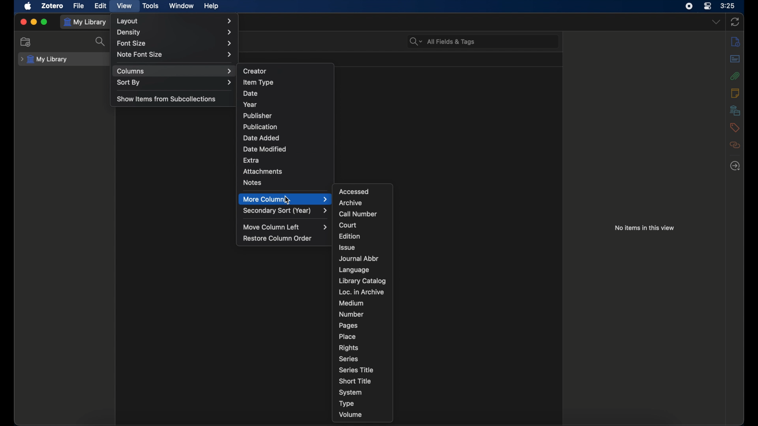 The image size is (758, 426). What do you see at coordinates (348, 348) in the screenshot?
I see `rights` at bounding box center [348, 348].